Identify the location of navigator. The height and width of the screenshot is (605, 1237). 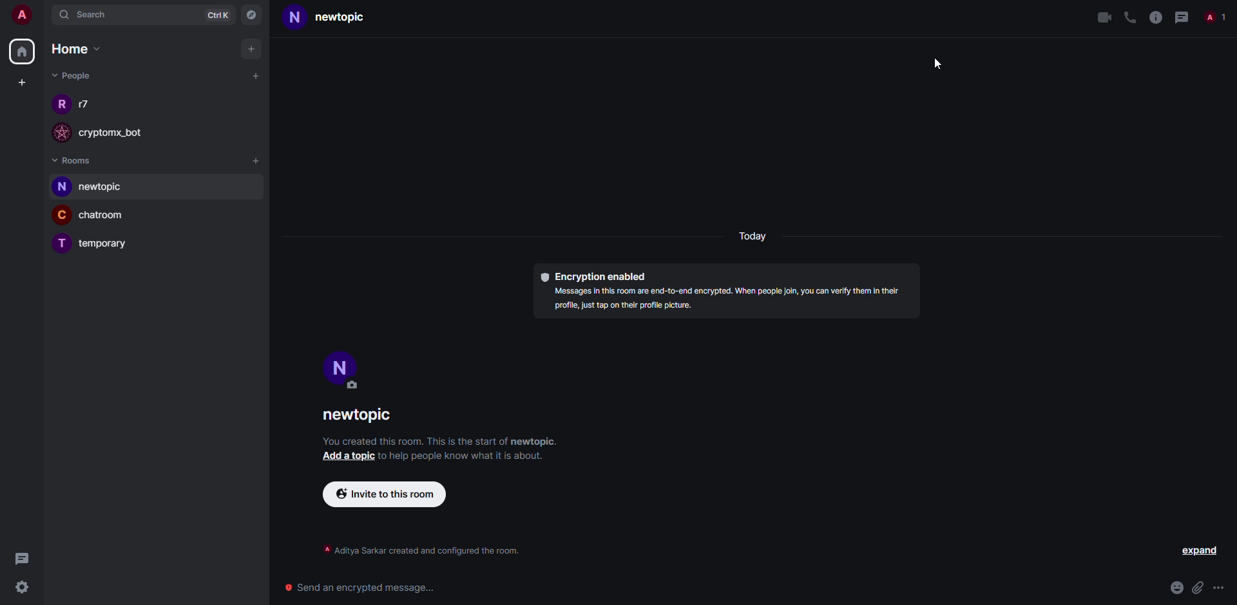
(253, 15).